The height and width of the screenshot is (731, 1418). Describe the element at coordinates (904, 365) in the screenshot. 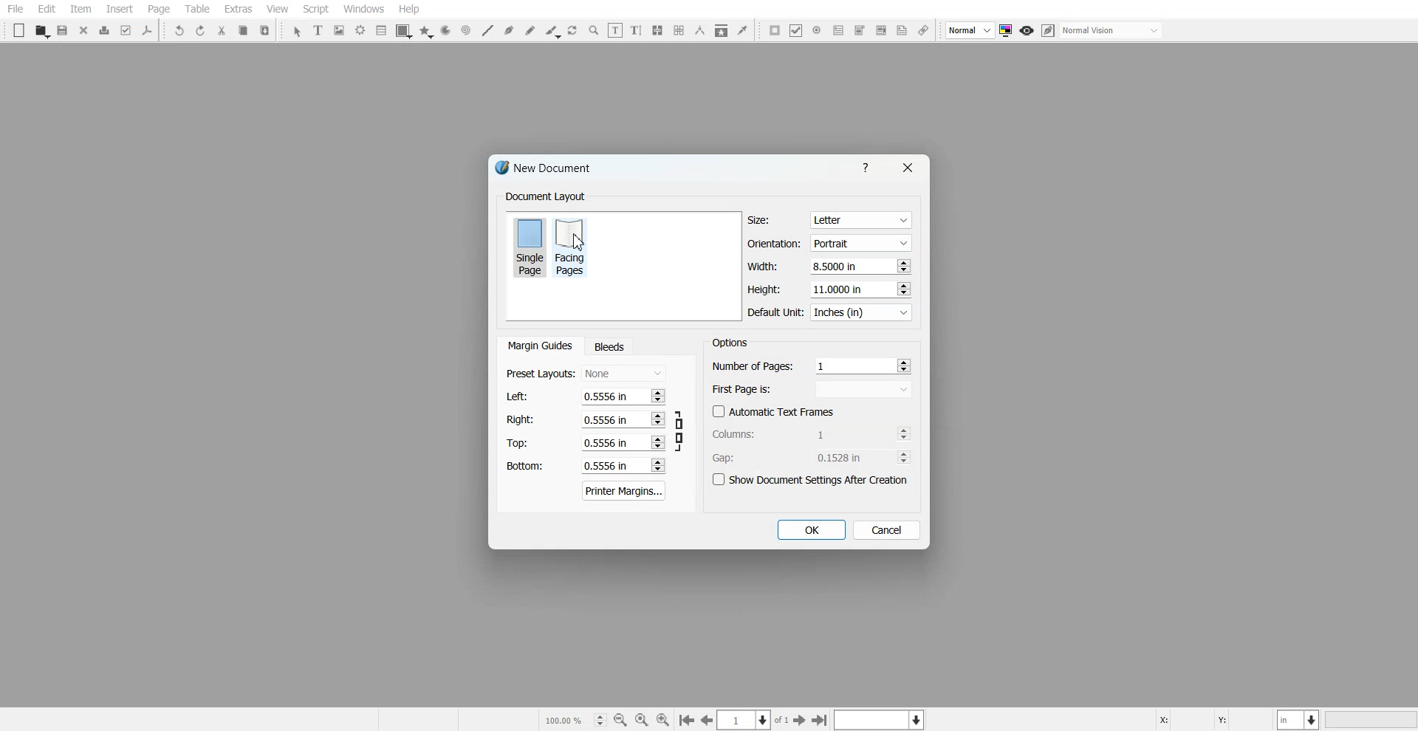

I see `Increase and decrease No. ` at that location.